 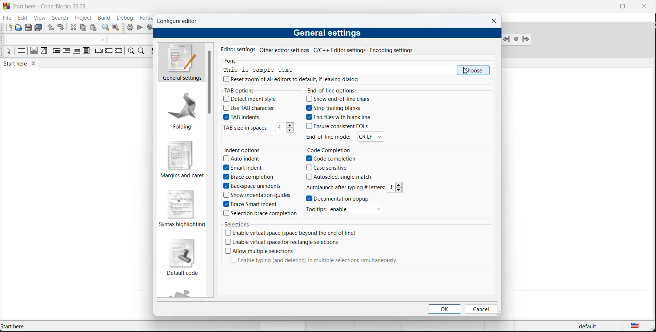 What do you see at coordinates (284, 243) in the screenshot?
I see `enable virtual space for rectangle spacr` at bounding box center [284, 243].